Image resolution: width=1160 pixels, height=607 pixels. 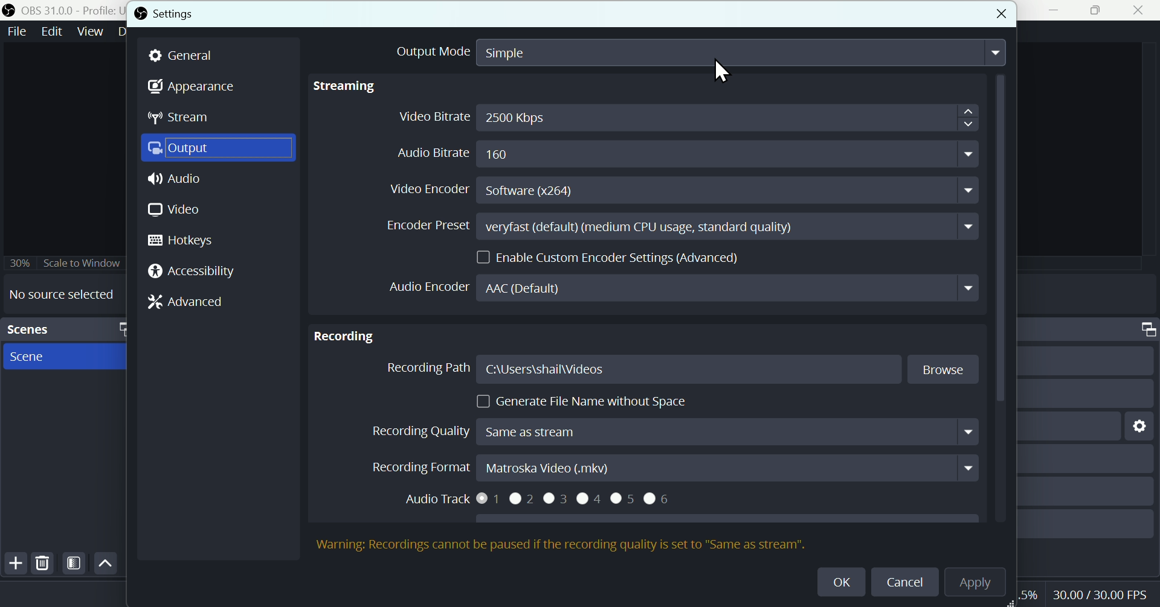 What do you see at coordinates (561, 545) in the screenshot?
I see `Warnings` at bounding box center [561, 545].